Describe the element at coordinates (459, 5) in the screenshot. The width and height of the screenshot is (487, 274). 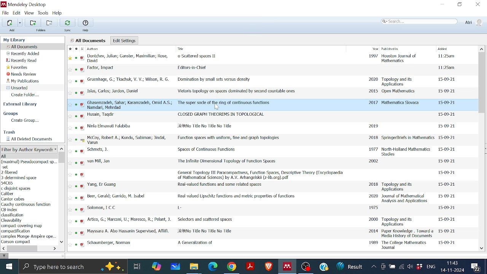
I see `Restore down` at that location.